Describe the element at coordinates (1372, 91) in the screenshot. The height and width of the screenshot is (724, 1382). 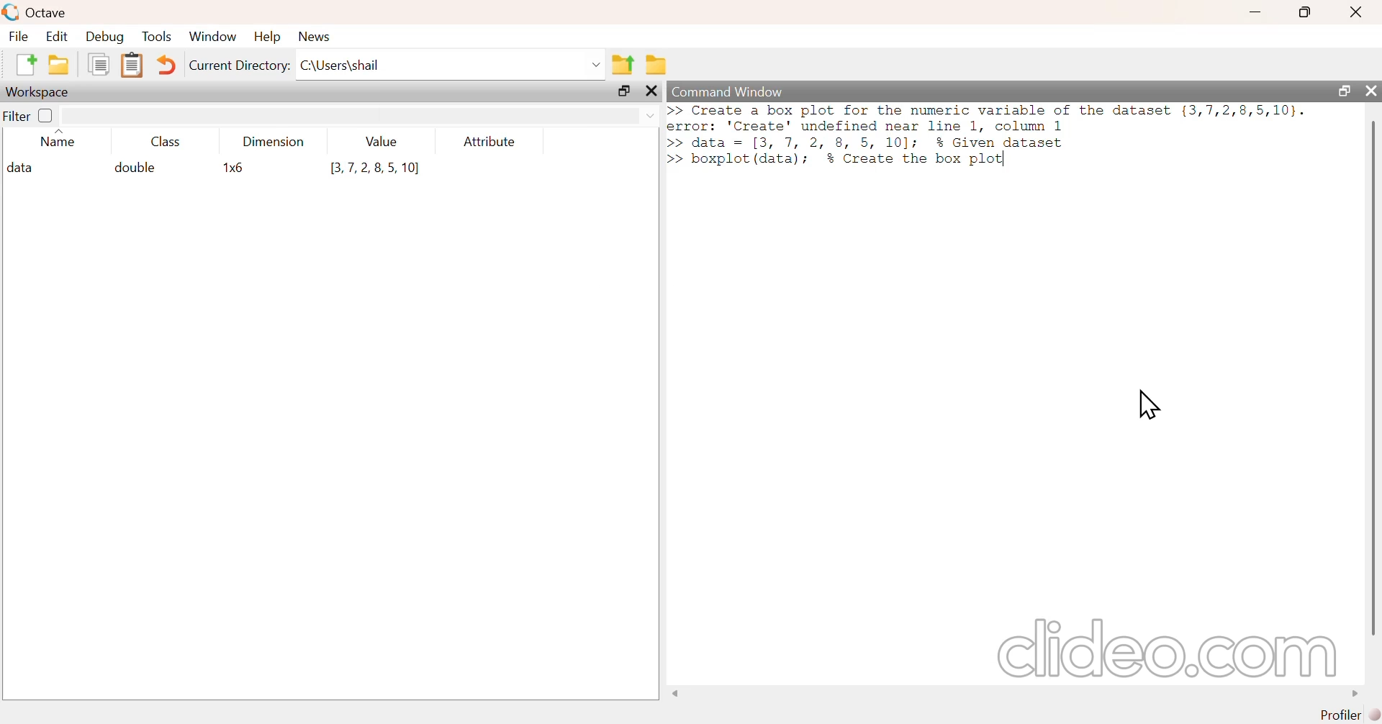
I see `close` at that location.